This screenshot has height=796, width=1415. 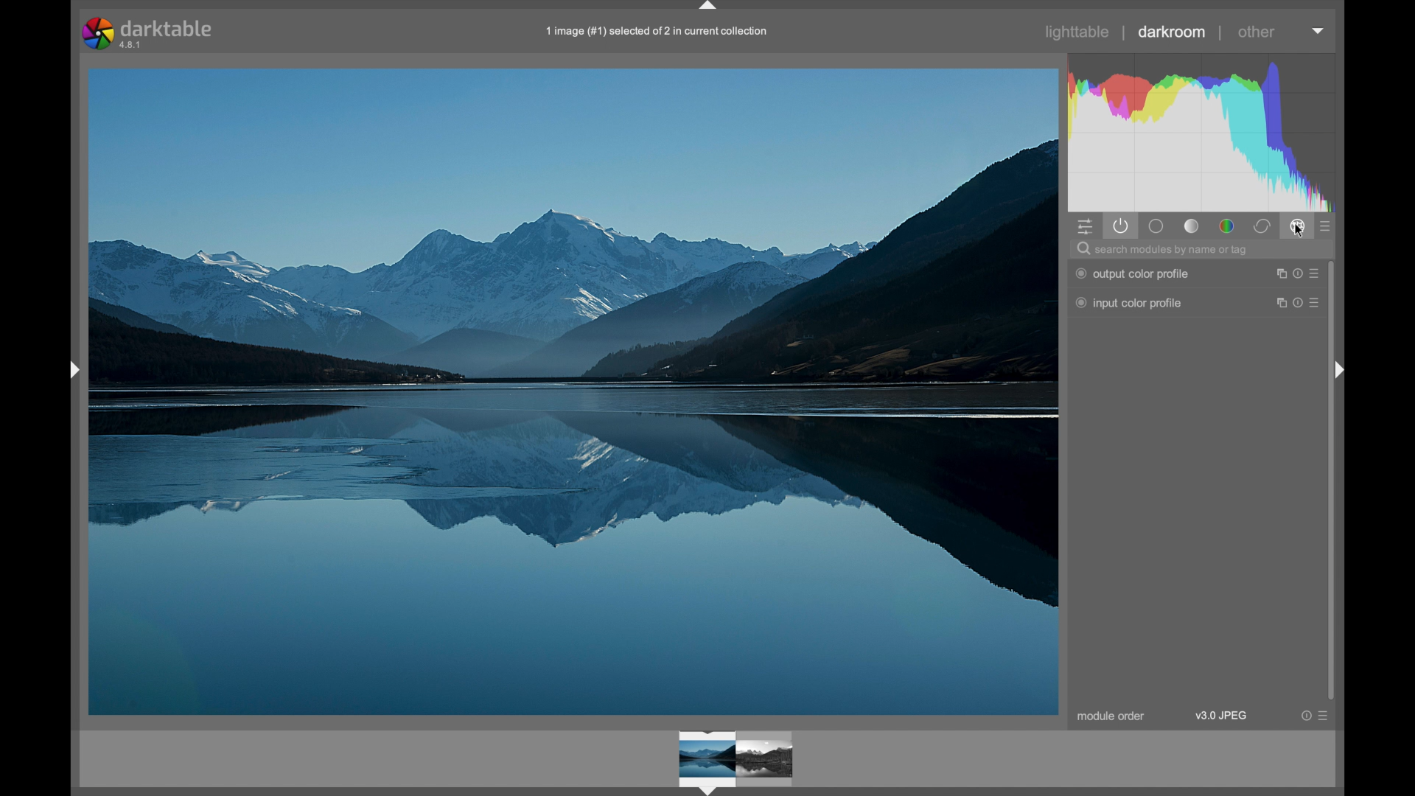 What do you see at coordinates (1299, 235) in the screenshot?
I see `cursor` at bounding box center [1299, 235].